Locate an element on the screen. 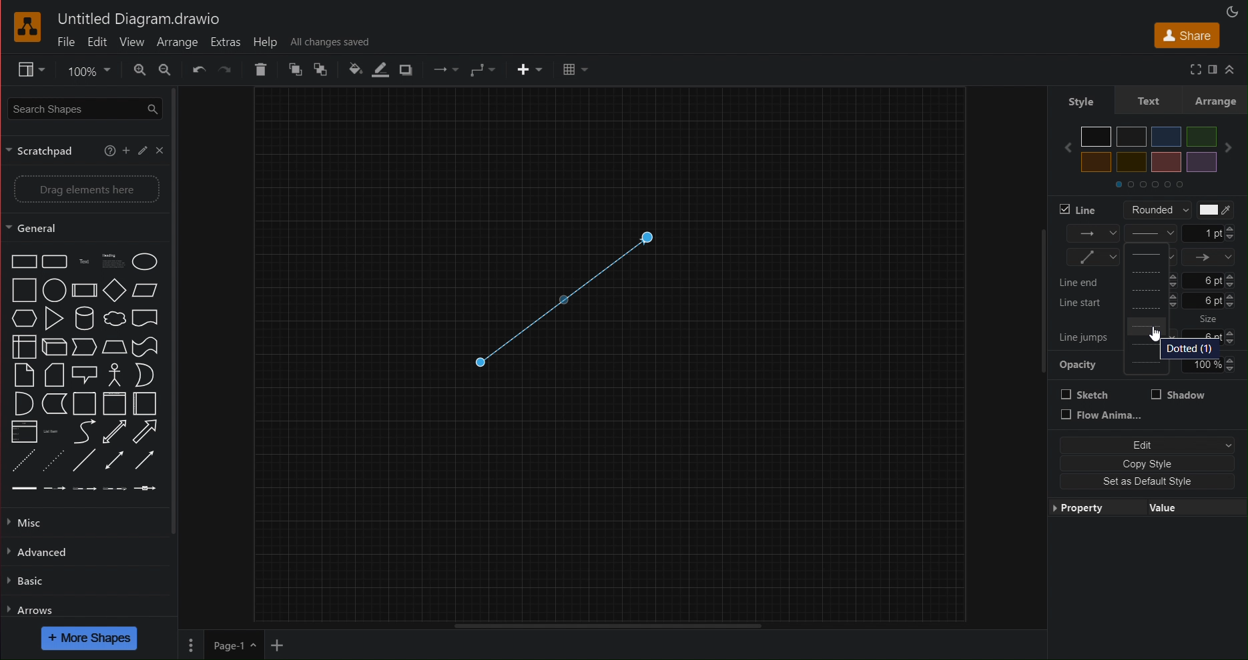 This screenshot has height=660, width=1248. Close is located at coordinates (160, 150).